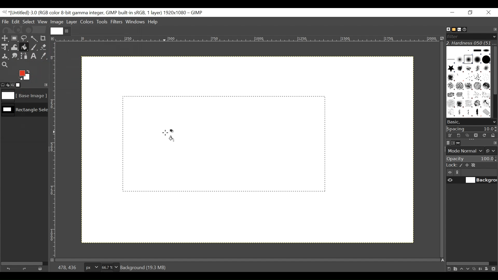  What do you see at coordinates (45, 38) in the screenshot?
I see `Crop tool` at bounding box center [45, 38].